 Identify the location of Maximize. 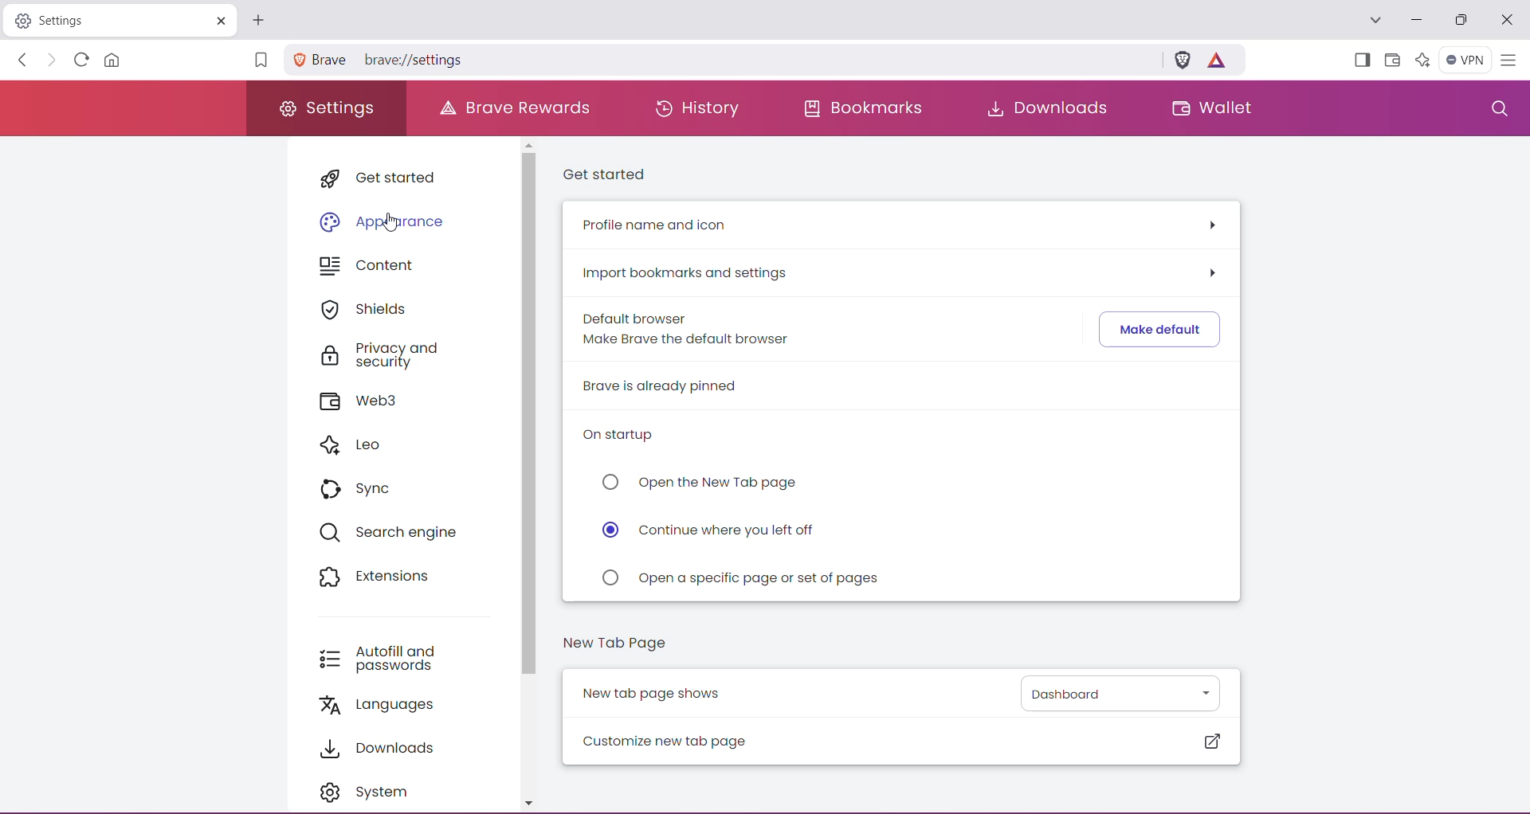
(1461, 22).